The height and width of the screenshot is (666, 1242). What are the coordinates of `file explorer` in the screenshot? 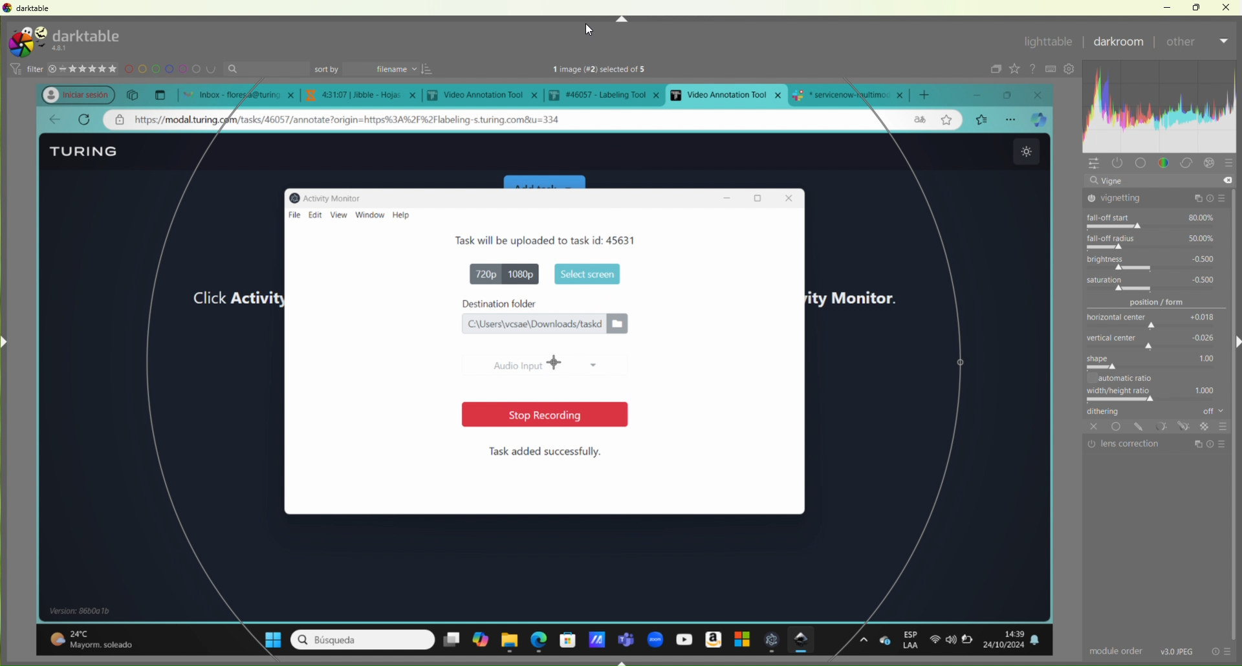 It's located at (511, 639).